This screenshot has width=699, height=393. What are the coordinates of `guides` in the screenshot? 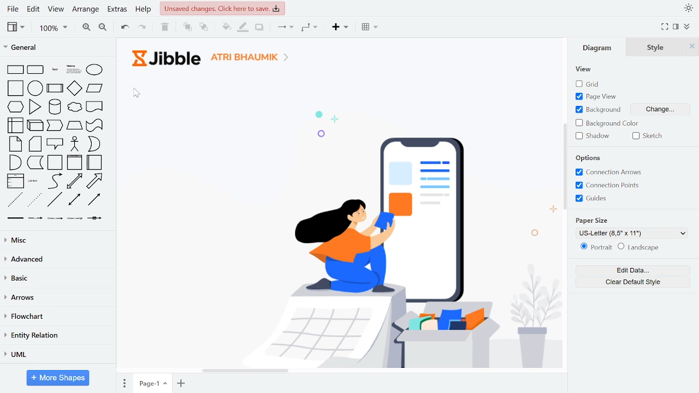 It's located at (592, 199).